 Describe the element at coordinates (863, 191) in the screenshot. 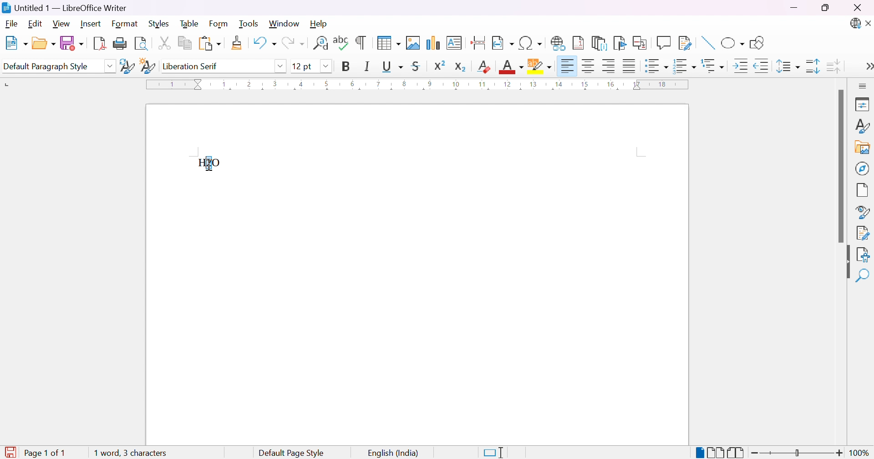

I see `Page` at that location.